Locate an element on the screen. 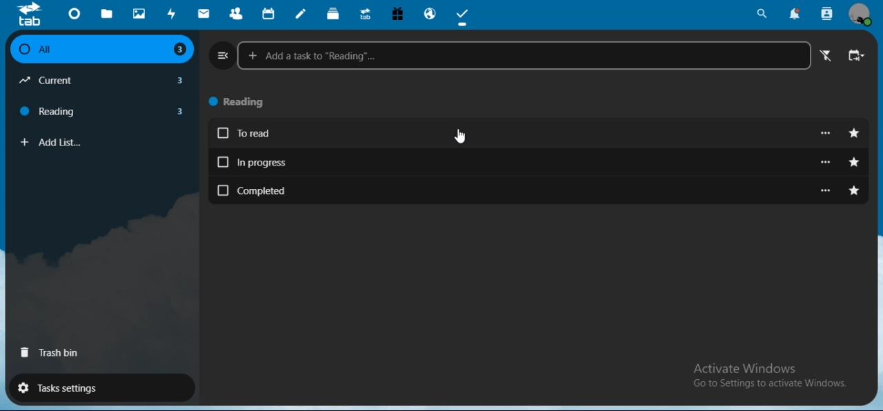  Checkbox is located at coordinates (223, 190).